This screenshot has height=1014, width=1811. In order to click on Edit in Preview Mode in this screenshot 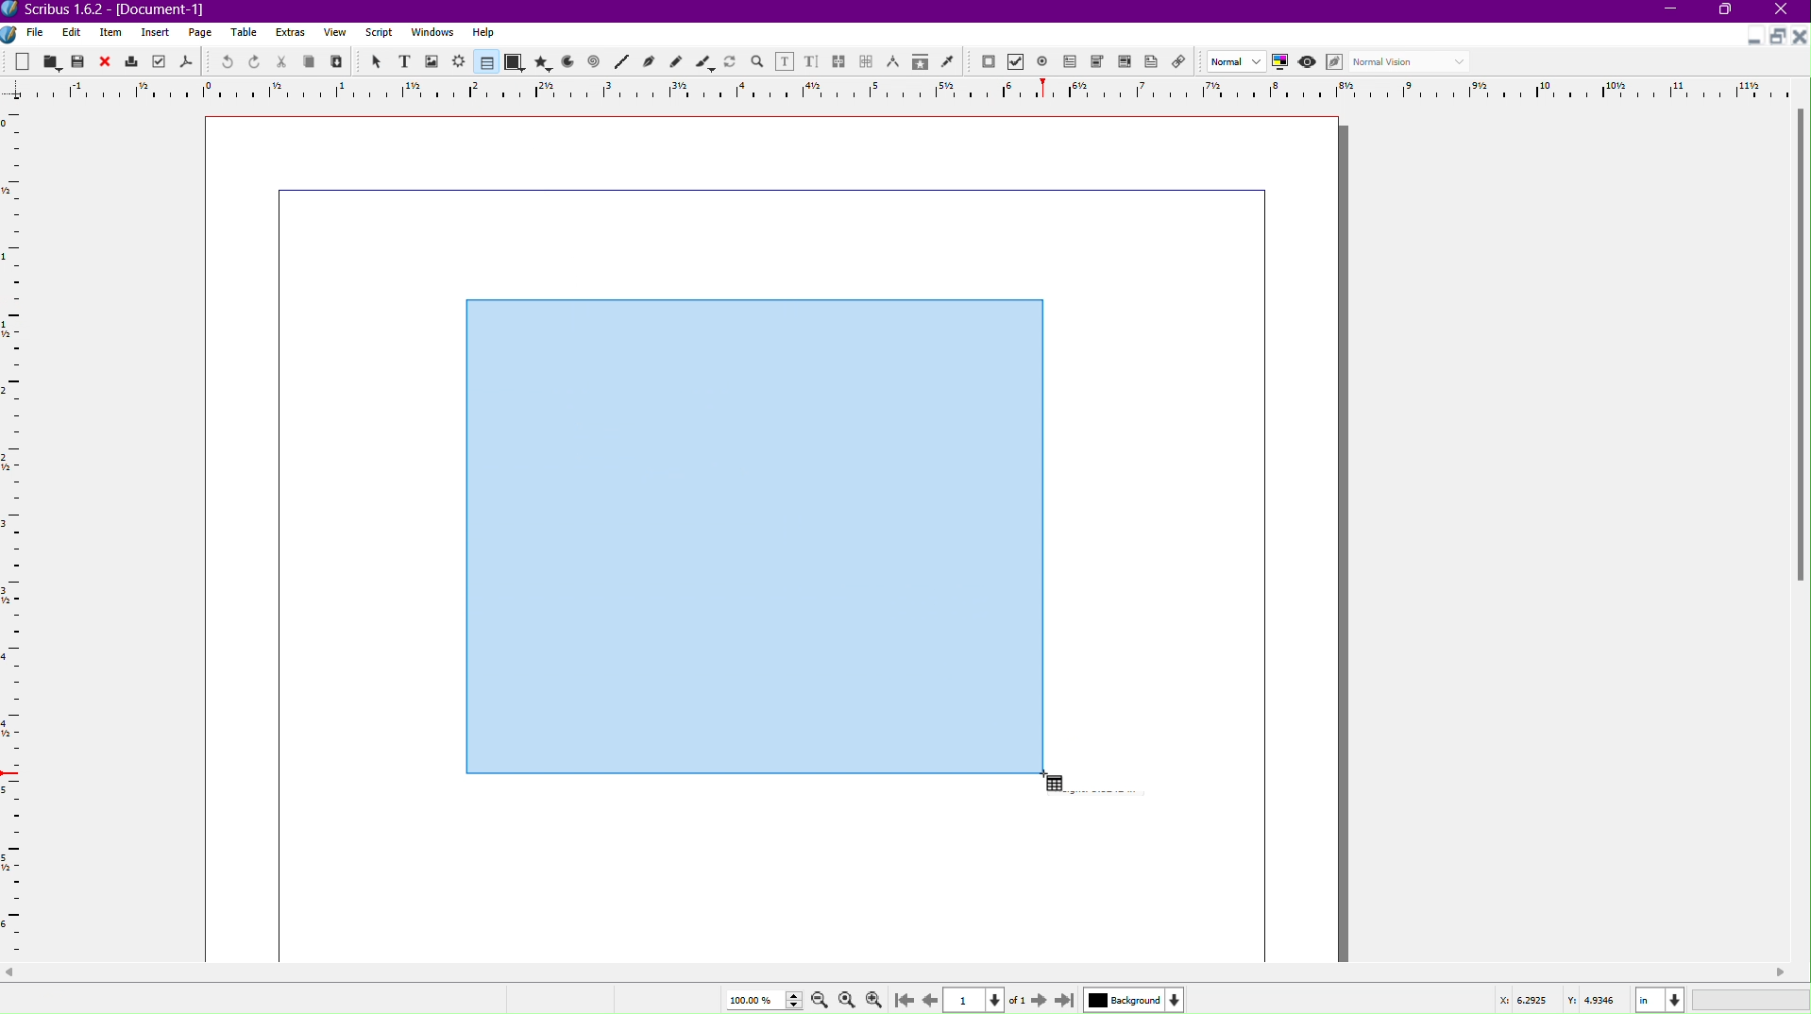, I will do `click(1337, 62)`.